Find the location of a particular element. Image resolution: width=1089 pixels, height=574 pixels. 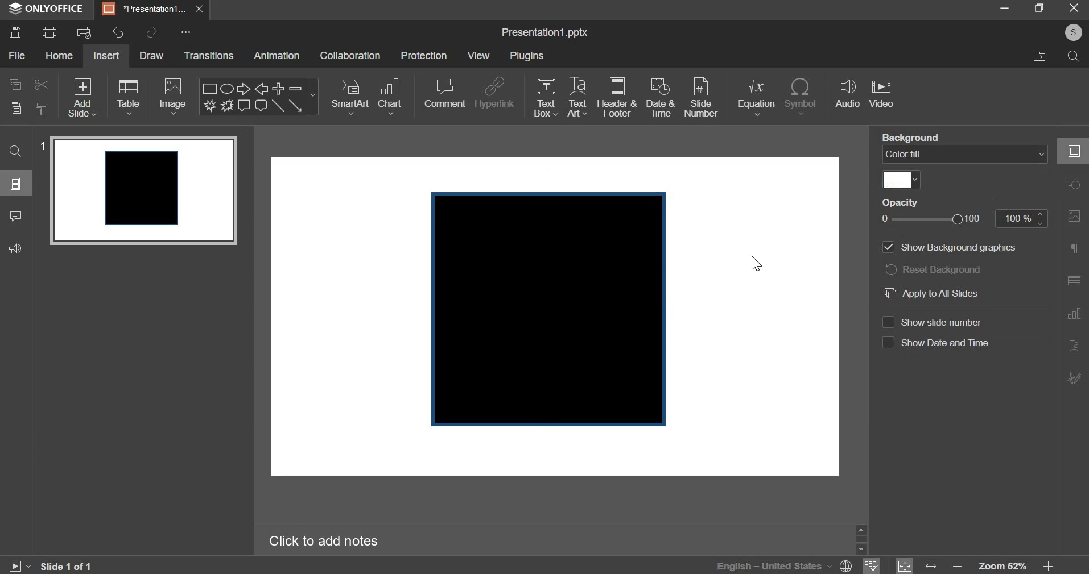

Chart is located at coordinates (1074, 315).